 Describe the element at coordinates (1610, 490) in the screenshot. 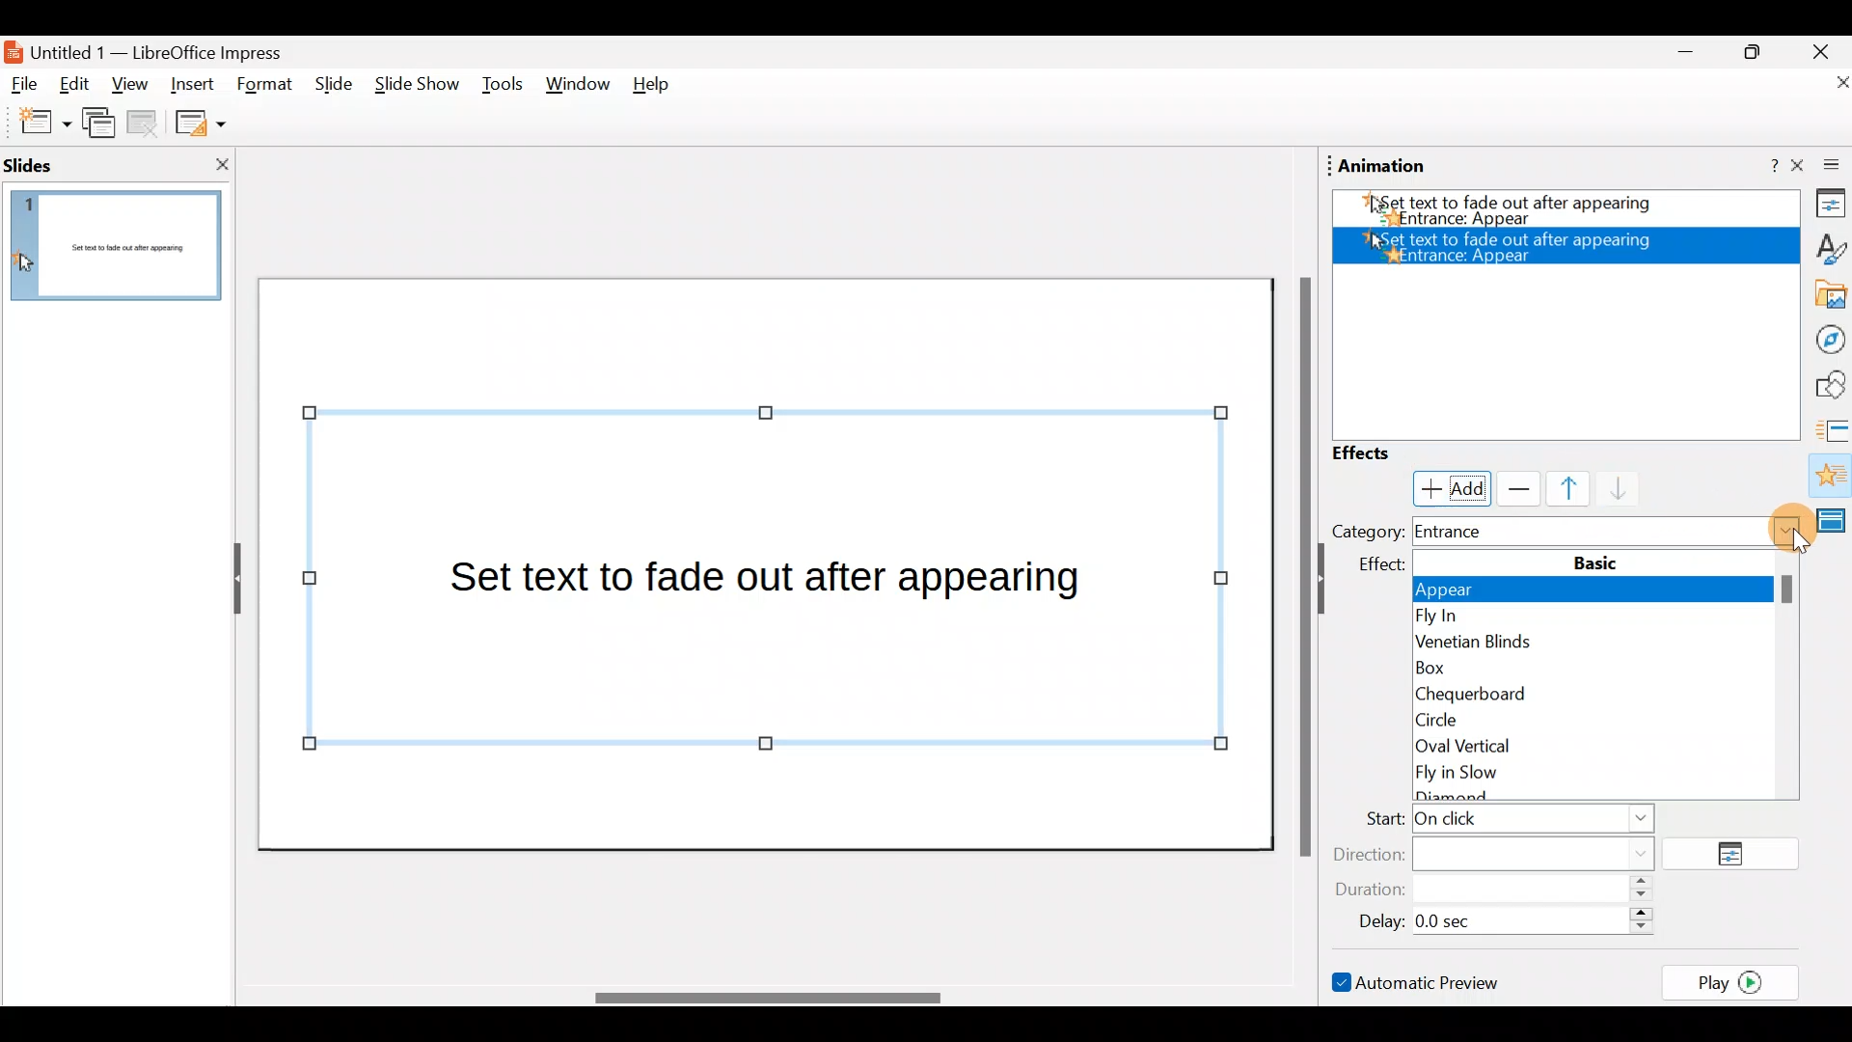

I see `Move down` at that location.